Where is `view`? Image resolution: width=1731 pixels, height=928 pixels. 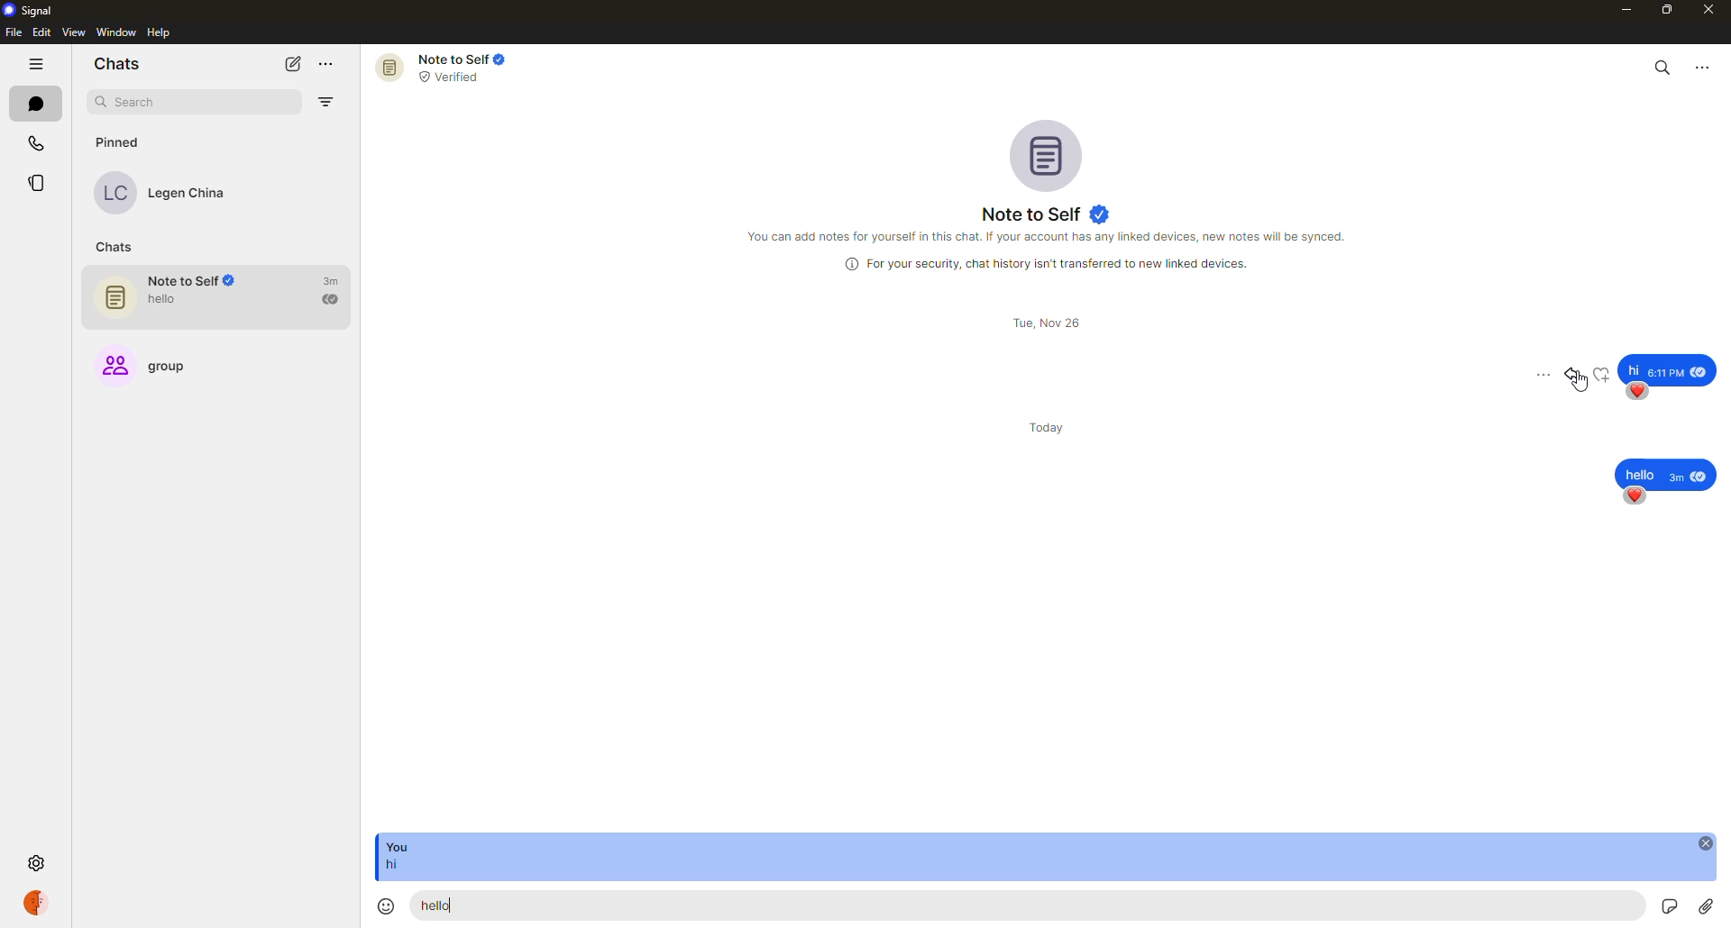
view is located at coordinates (71, 32).